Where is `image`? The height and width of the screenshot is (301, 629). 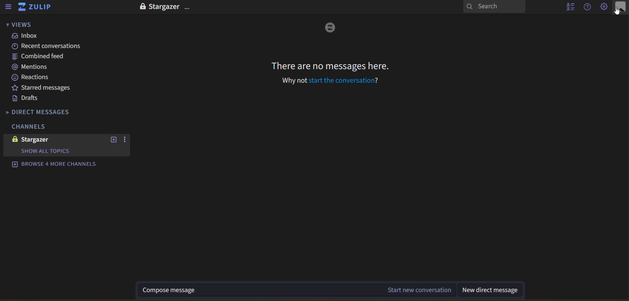 image is located at coordinates (330, 28).